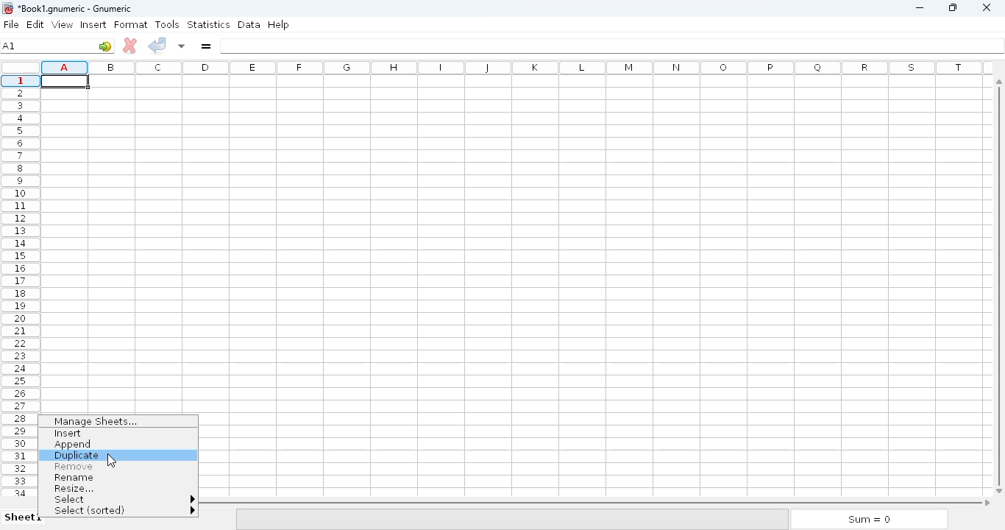 This screenshot has height=530, width=1005. What do you see at coordinates (69, 434) in the screenshot?
I see `insert` at bounding box center [69, 434].